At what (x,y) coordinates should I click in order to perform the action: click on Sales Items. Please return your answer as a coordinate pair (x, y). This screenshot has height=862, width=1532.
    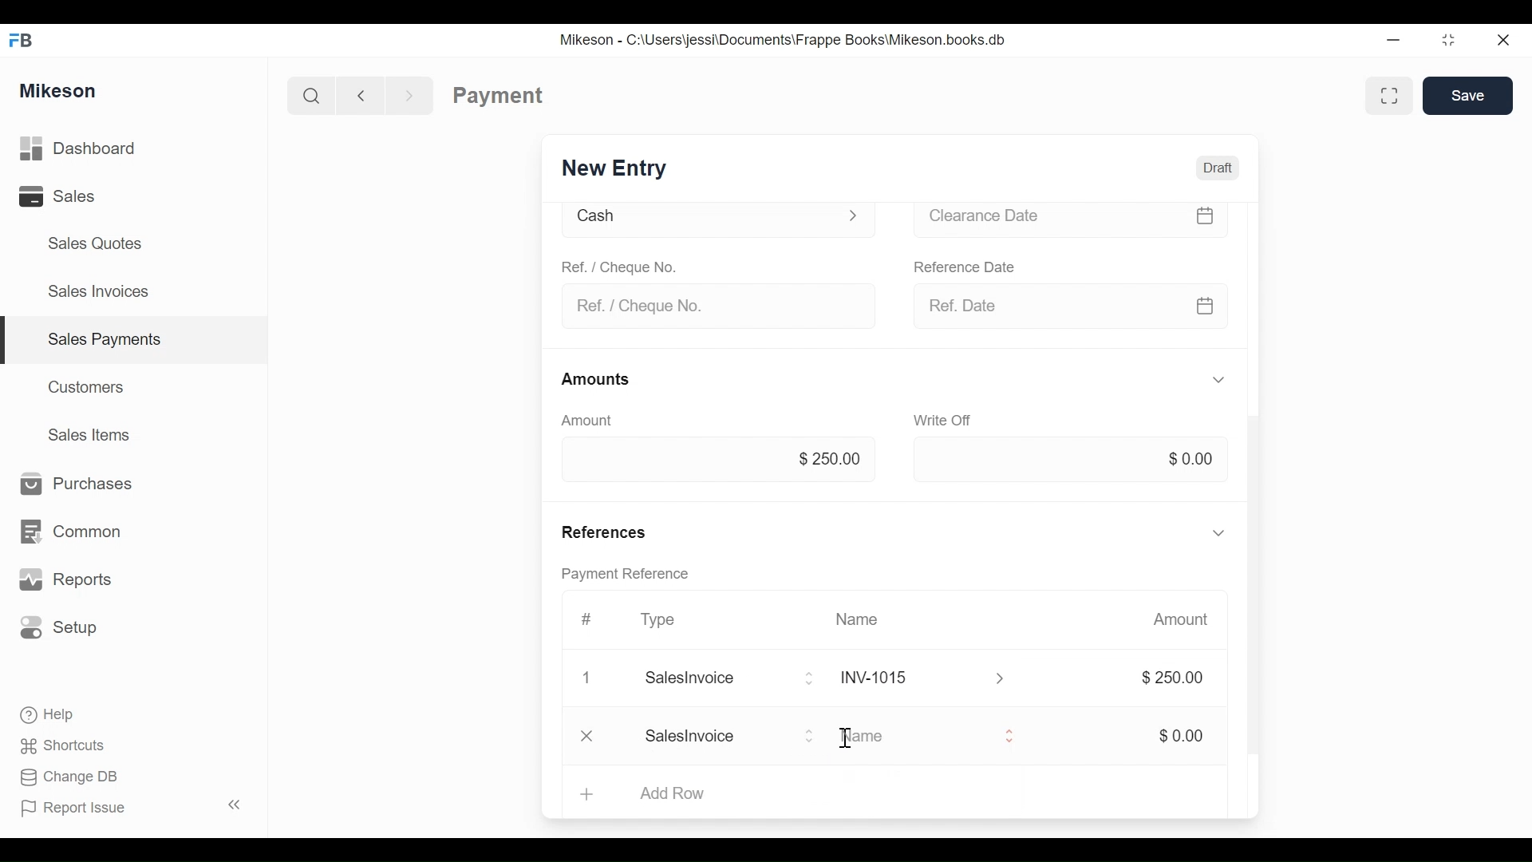
    Looking at the image, I should click on (97, 436).